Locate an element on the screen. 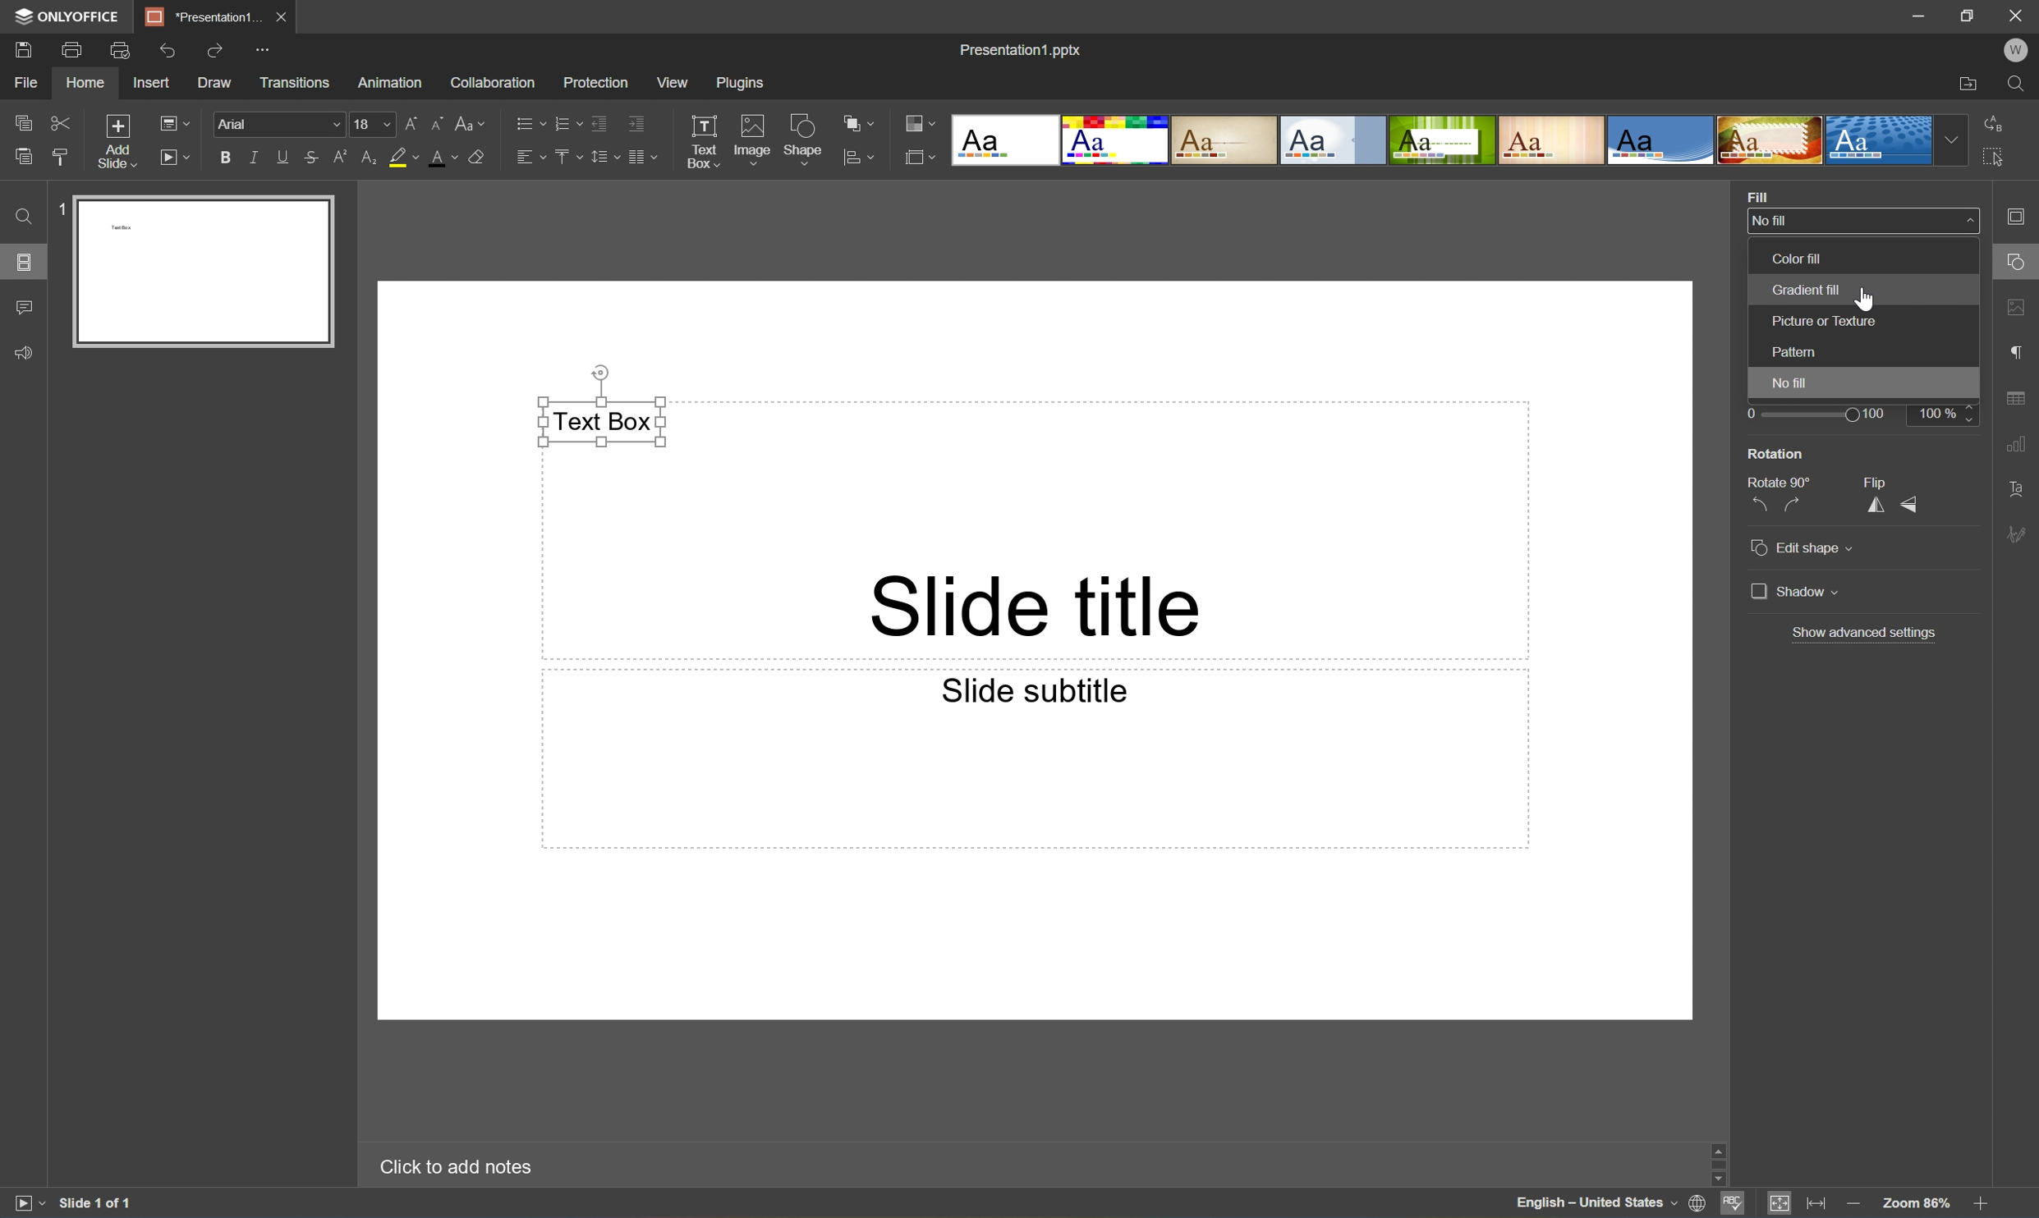 The width and height of the screenshot is (2039, 1218). Decrease indent is located at coordinates (595, 122).